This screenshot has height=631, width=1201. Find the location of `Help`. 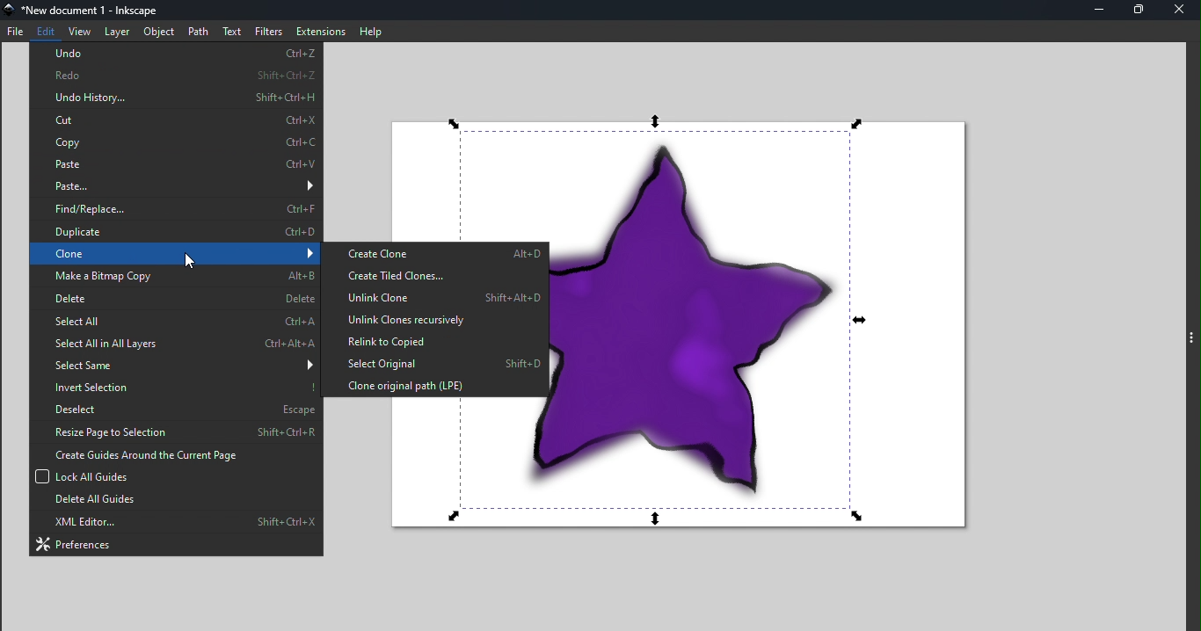

Help is located at coordinates (371, 30).